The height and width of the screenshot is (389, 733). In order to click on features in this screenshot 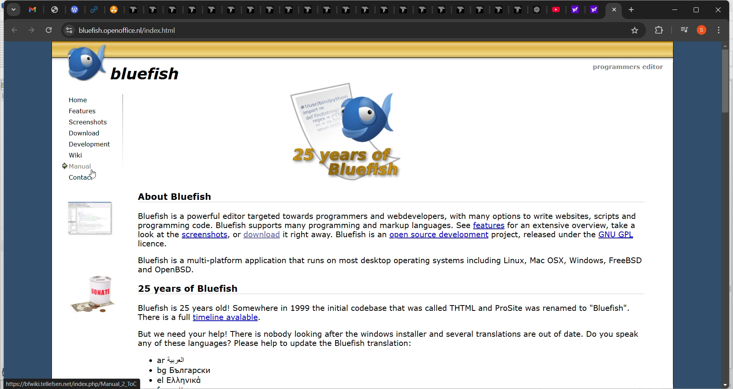, I will do `click(86, 111)`.